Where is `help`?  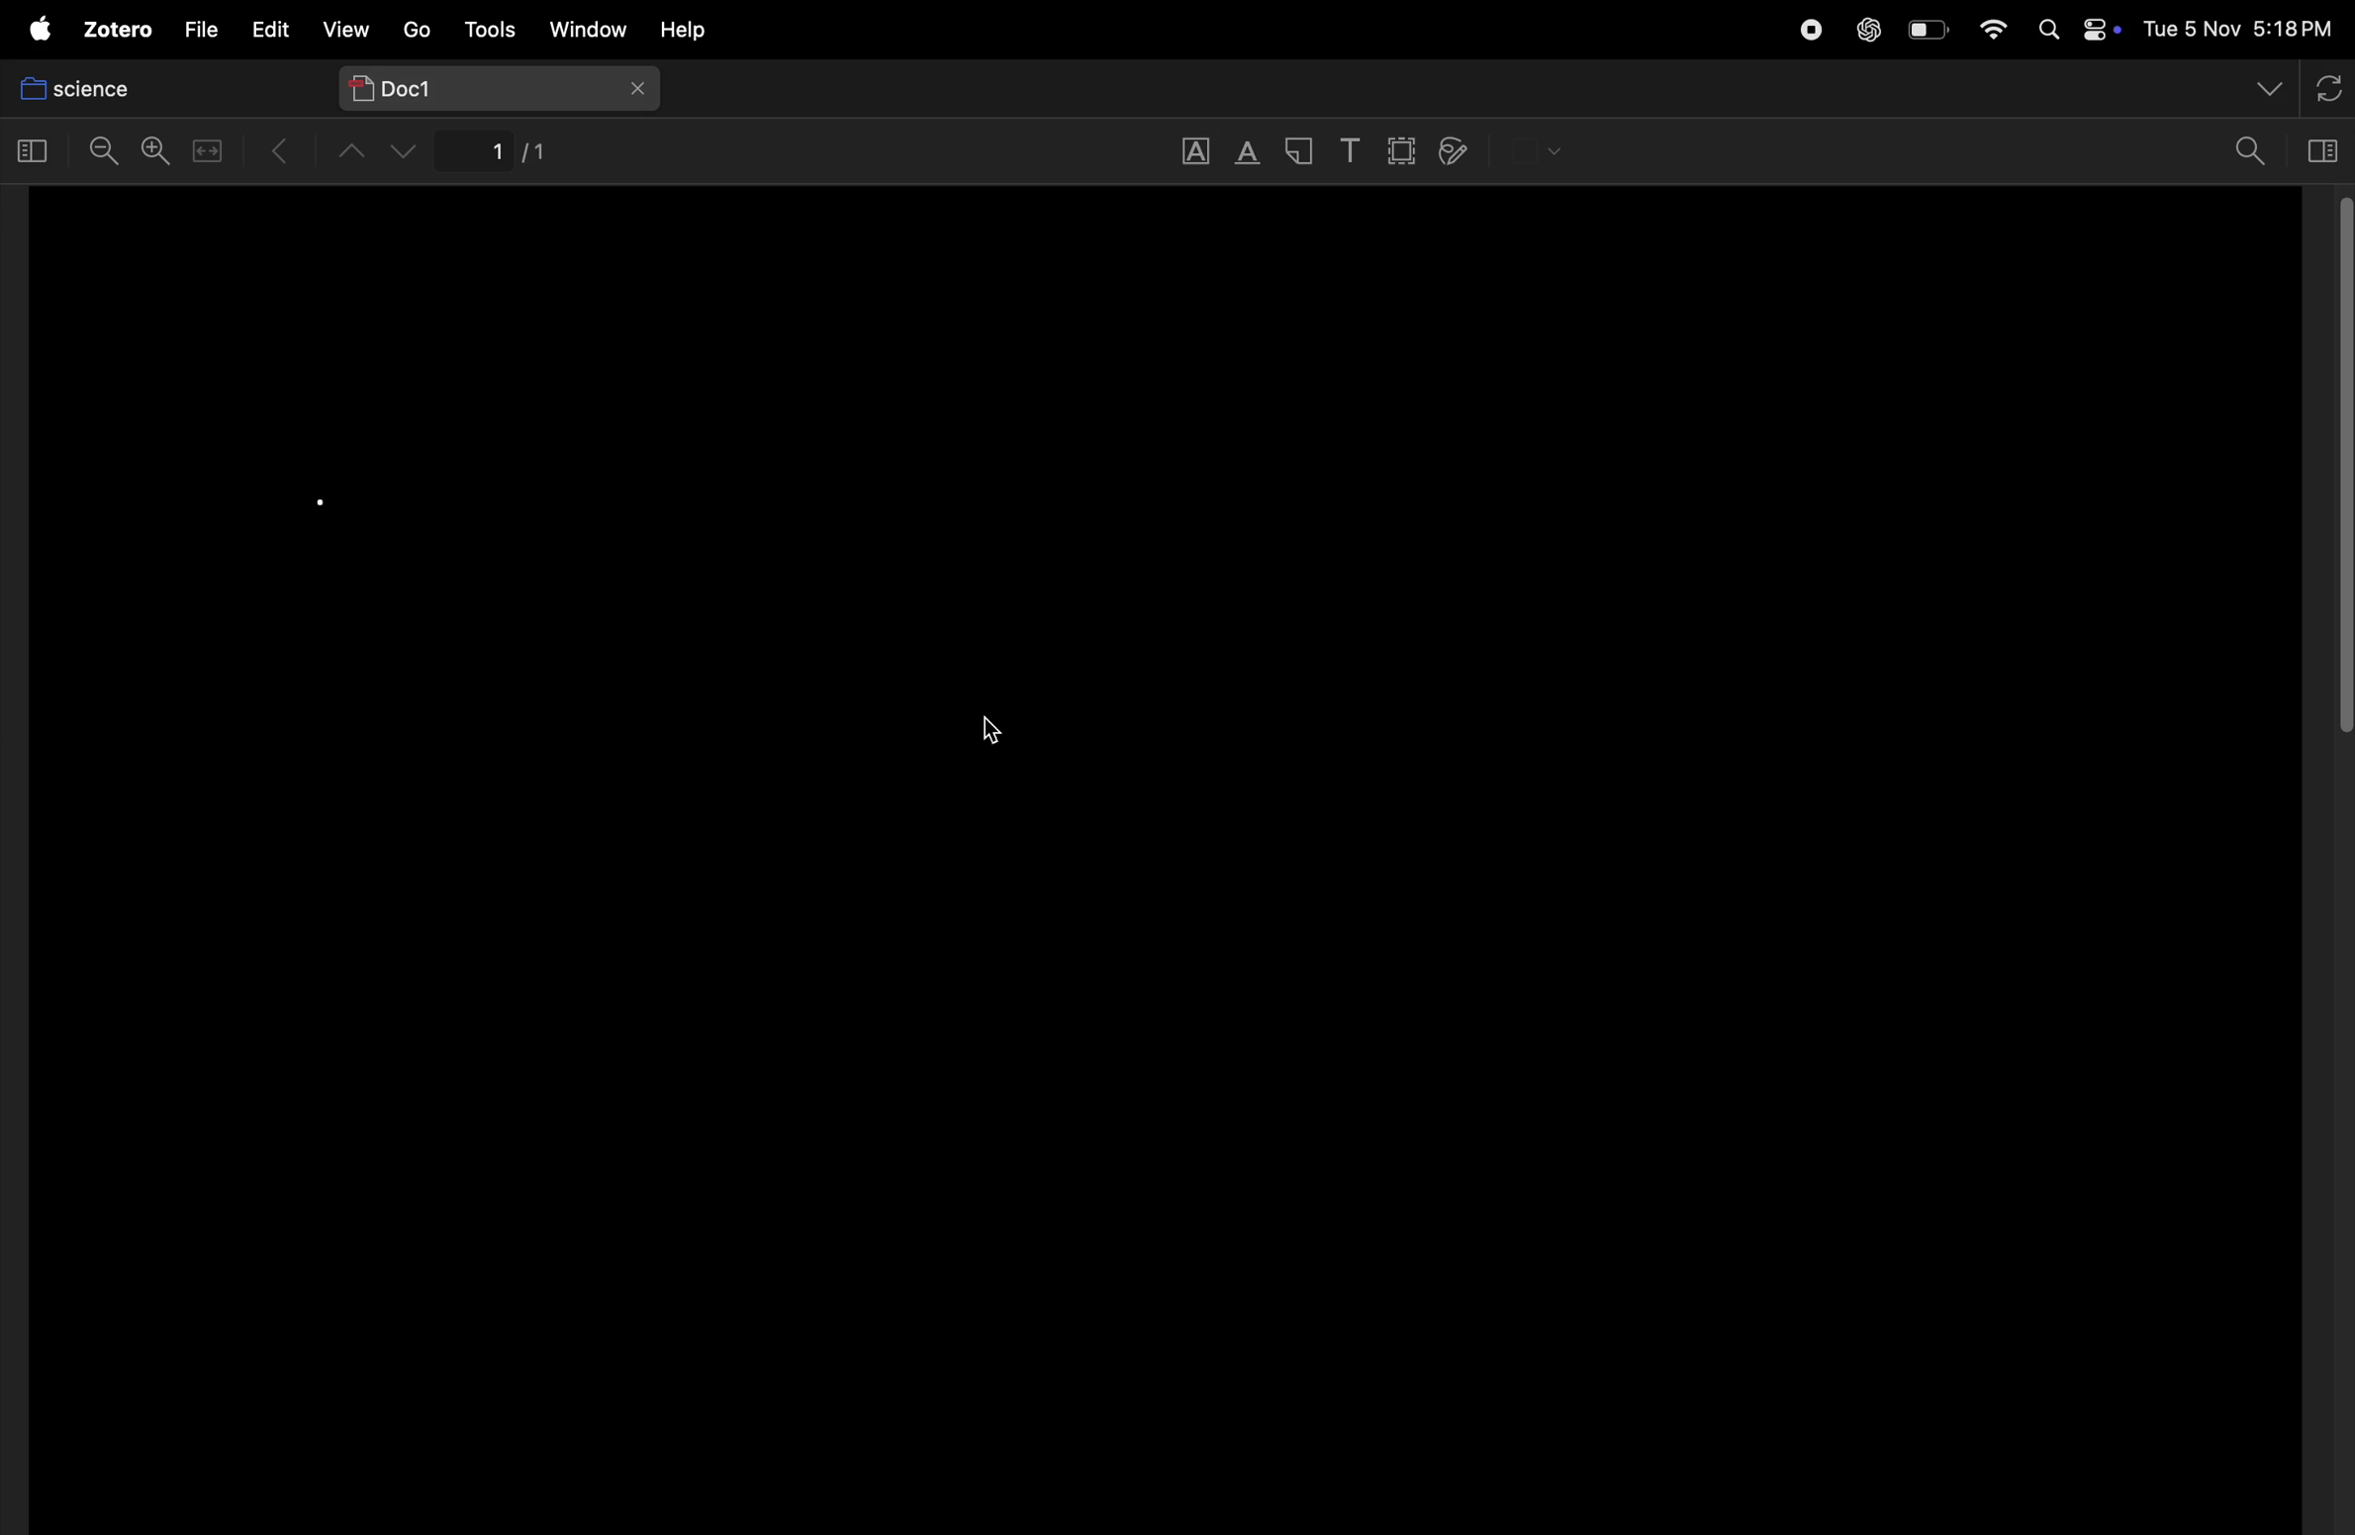 help is located at coordinates (724, 29).